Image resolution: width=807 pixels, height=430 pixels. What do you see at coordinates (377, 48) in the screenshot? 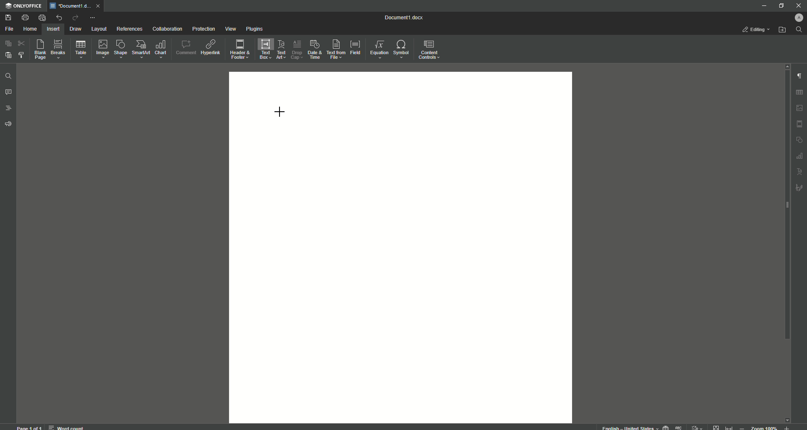
I see `Equation` at bounding box center [377, 48].